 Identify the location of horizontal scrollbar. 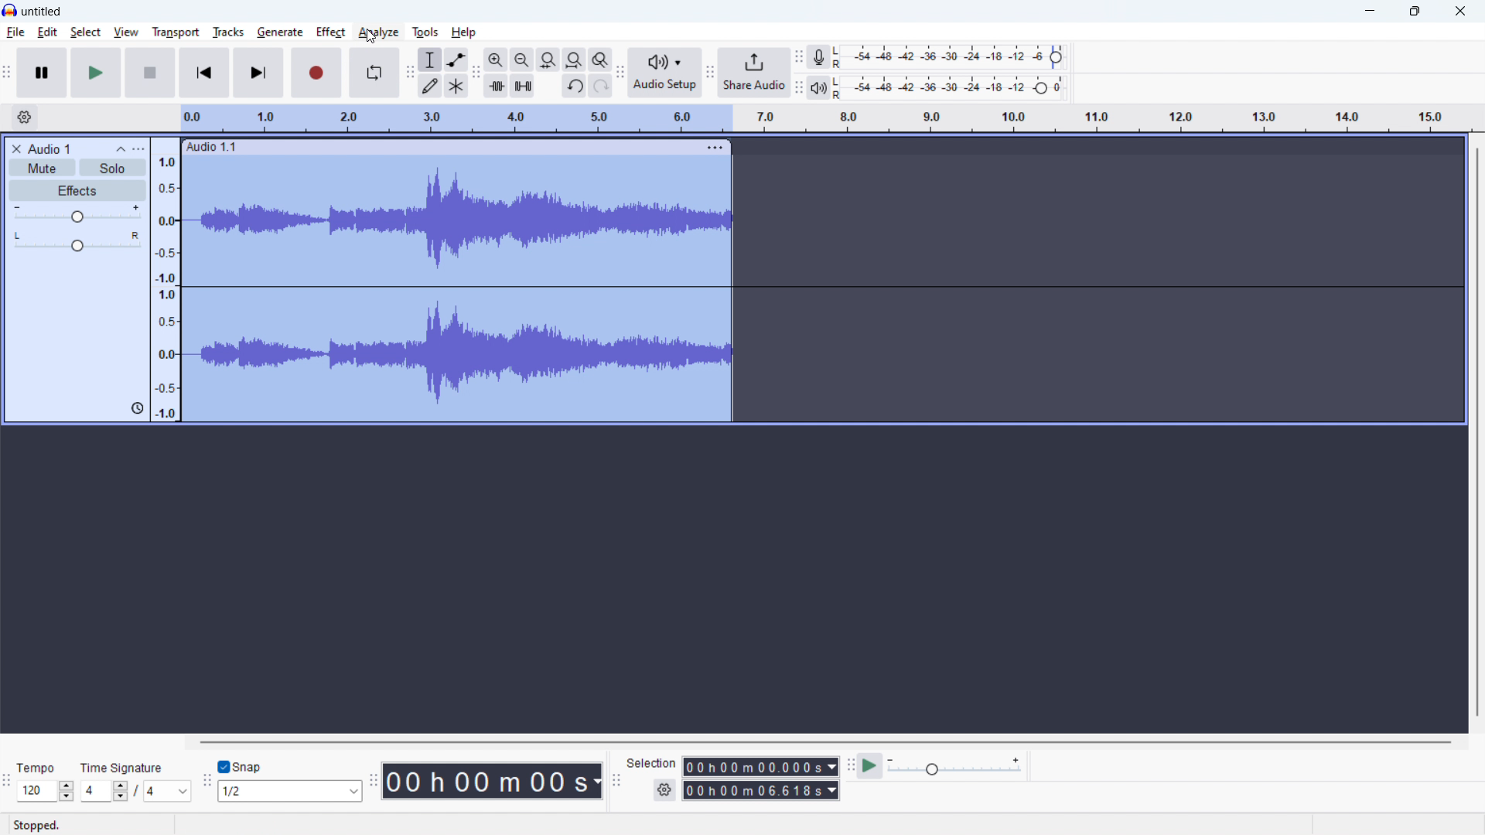
(825, 742).